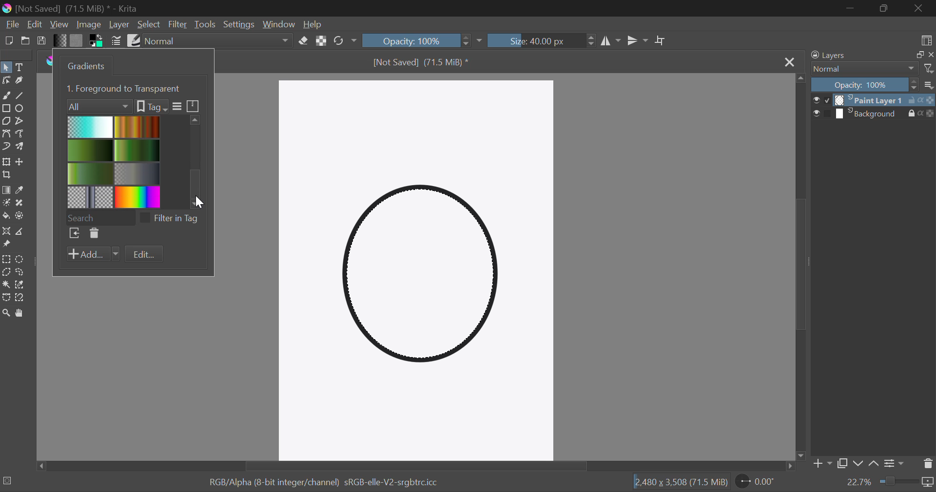 The width and height of the screenshot is (936, 492). What do you see at coordinates (7, 176) in the screenshot?
I see `Crop` at bounding box center [7, 176].